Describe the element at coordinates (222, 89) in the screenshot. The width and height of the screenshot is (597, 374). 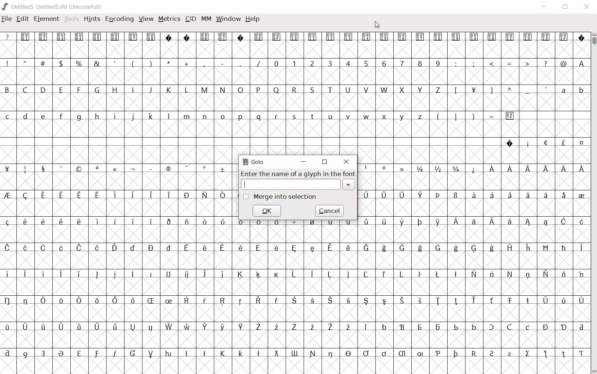
I see `N` at that location.